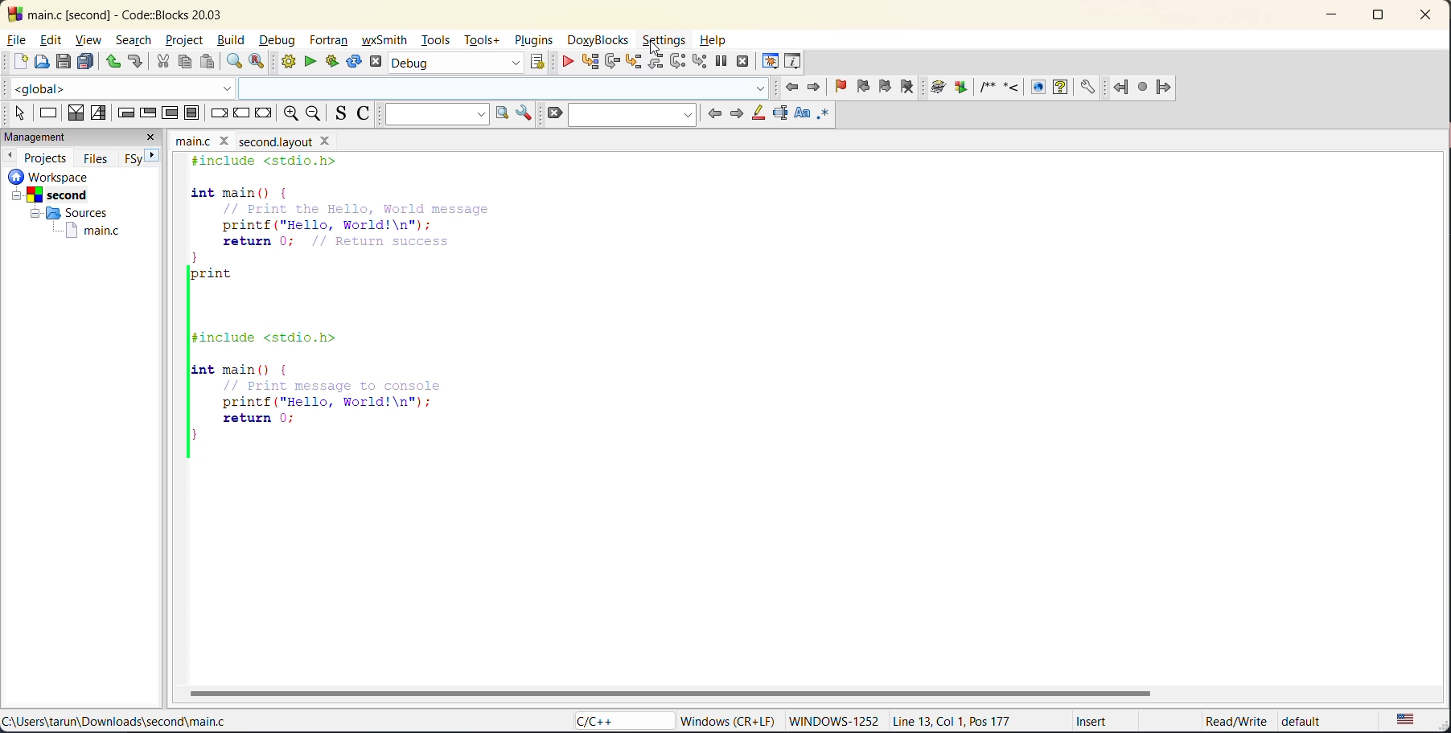 The image size is (1451, 733). What do you see at coordinates (1123, 87) in the screenshot?
I see `jump backward` at bounding box center [1123, 87].